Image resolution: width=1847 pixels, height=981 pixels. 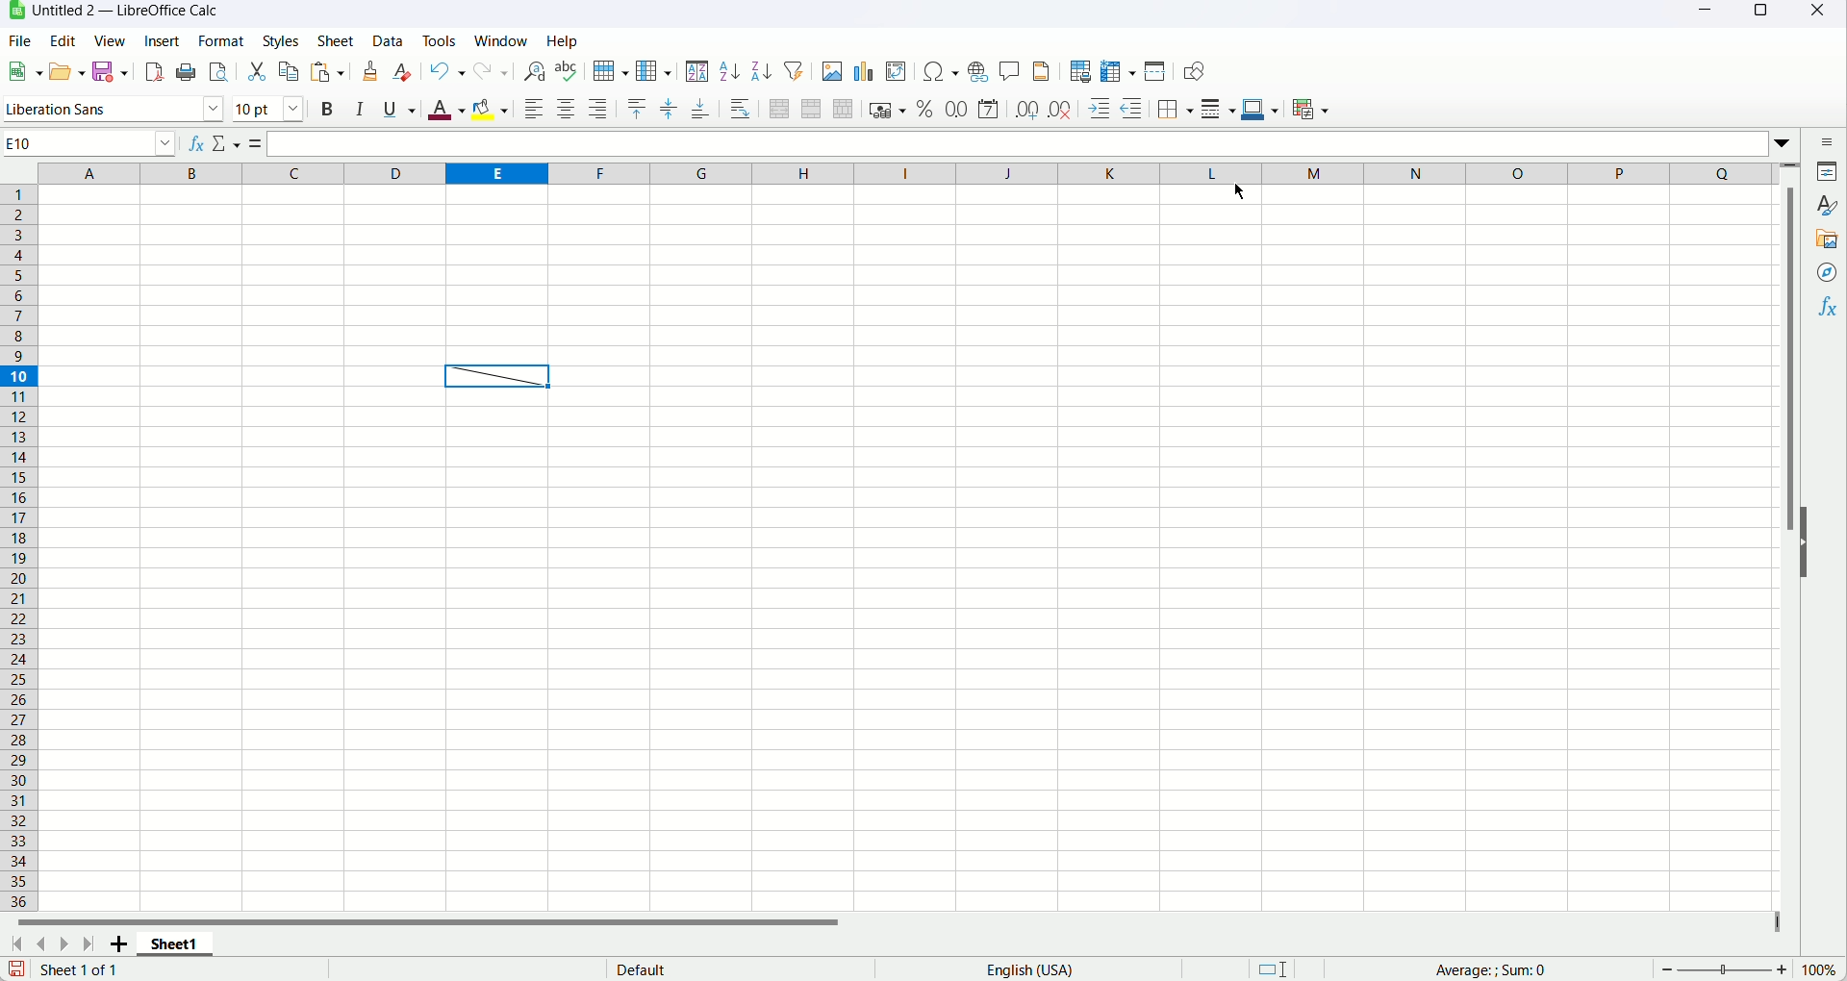 I want to click on Selection mode, so click(x=1274, y=968).